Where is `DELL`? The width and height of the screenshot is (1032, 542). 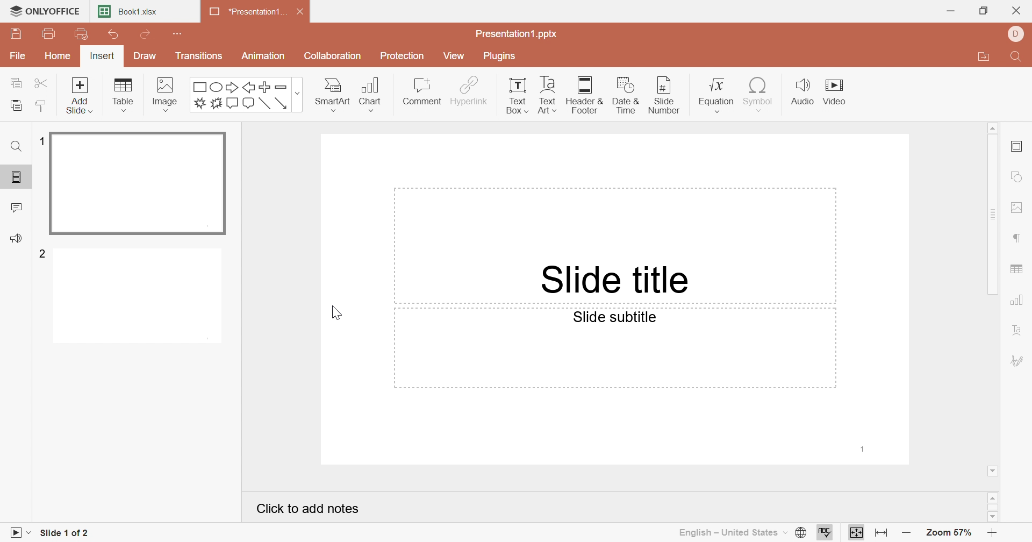 DELL is located at coordinates (1018, 34).